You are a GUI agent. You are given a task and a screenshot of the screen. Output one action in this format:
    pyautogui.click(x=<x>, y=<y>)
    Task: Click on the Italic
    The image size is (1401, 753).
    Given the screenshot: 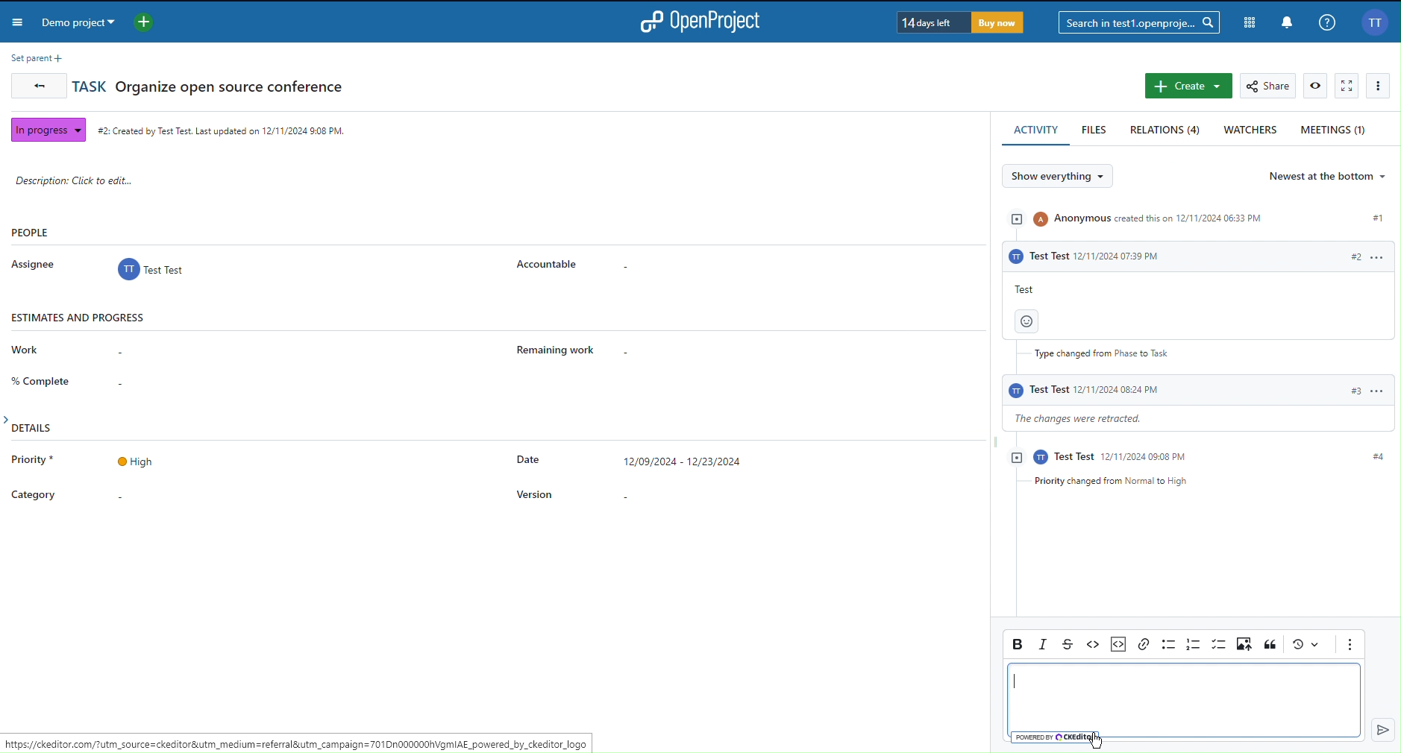 What is the action you would take?
    pyautogui.click(x=1045, y=644)
    